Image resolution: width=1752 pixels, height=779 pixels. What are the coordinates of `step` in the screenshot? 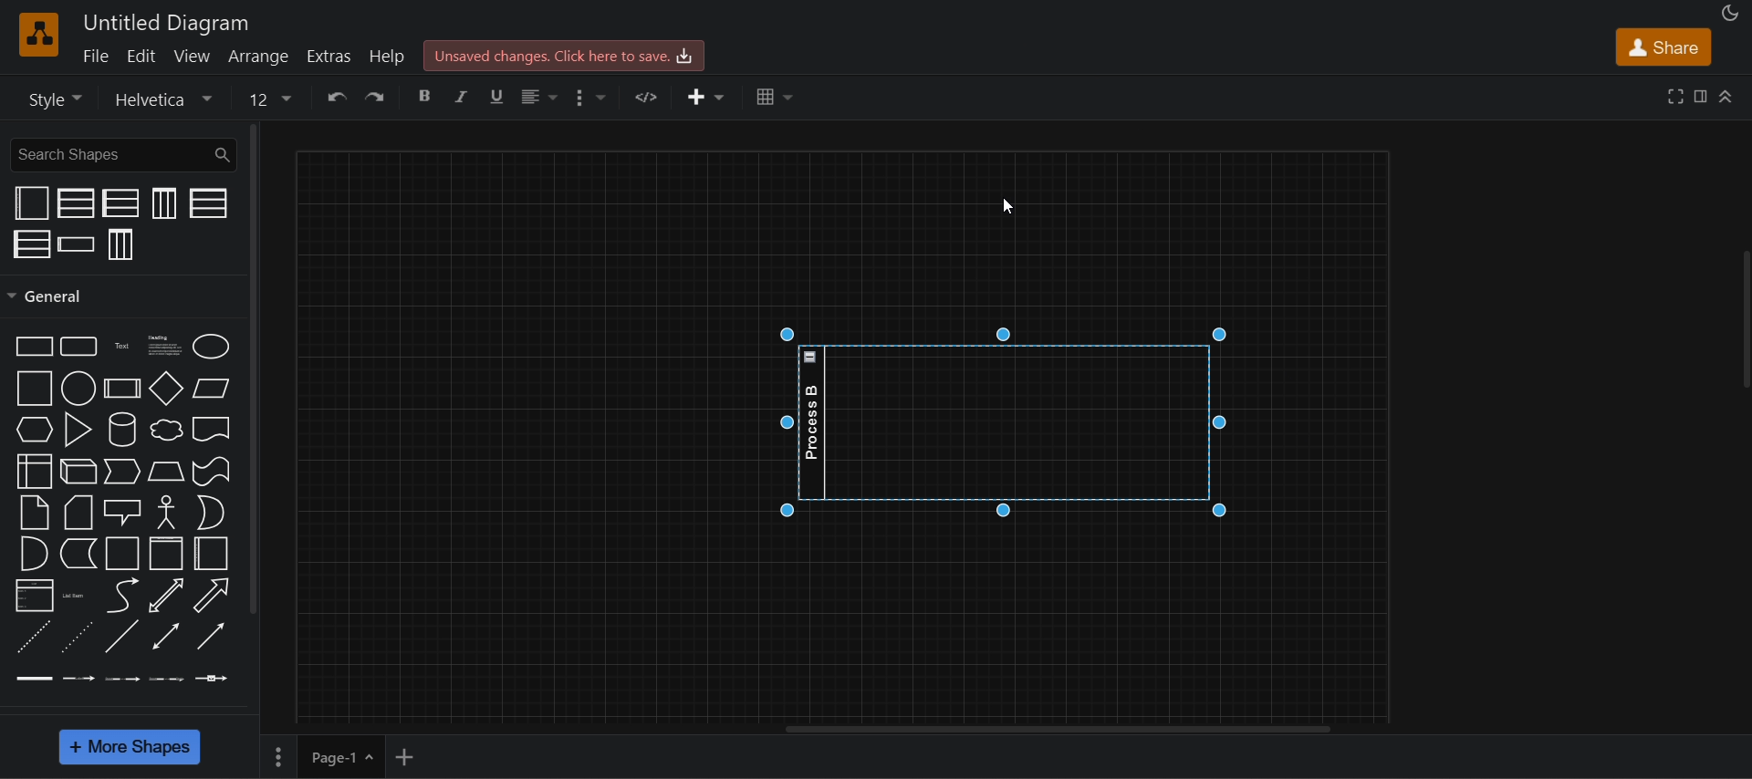 It's located at (121, 472).